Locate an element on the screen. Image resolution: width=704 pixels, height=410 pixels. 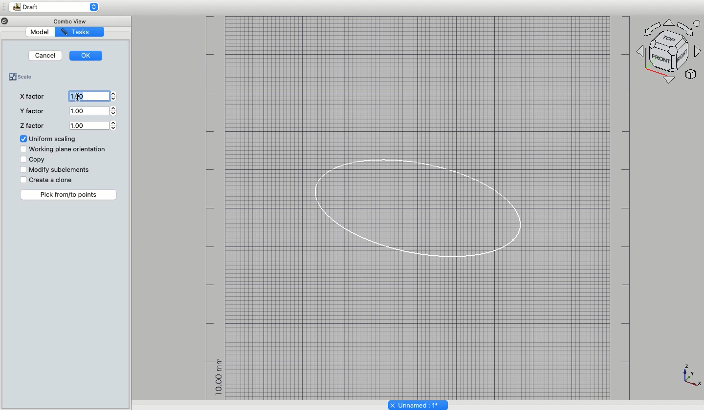
Cancel is located at coordinates (45, 56).